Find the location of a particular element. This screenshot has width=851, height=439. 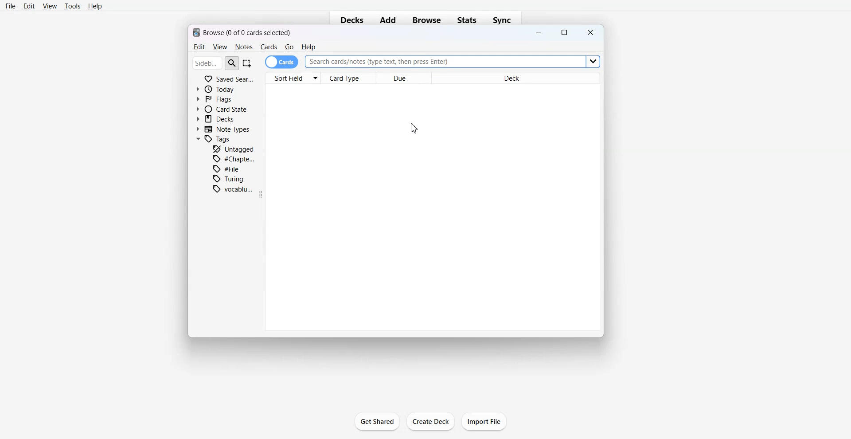

Create Deck is located at coordinates (431, 422).